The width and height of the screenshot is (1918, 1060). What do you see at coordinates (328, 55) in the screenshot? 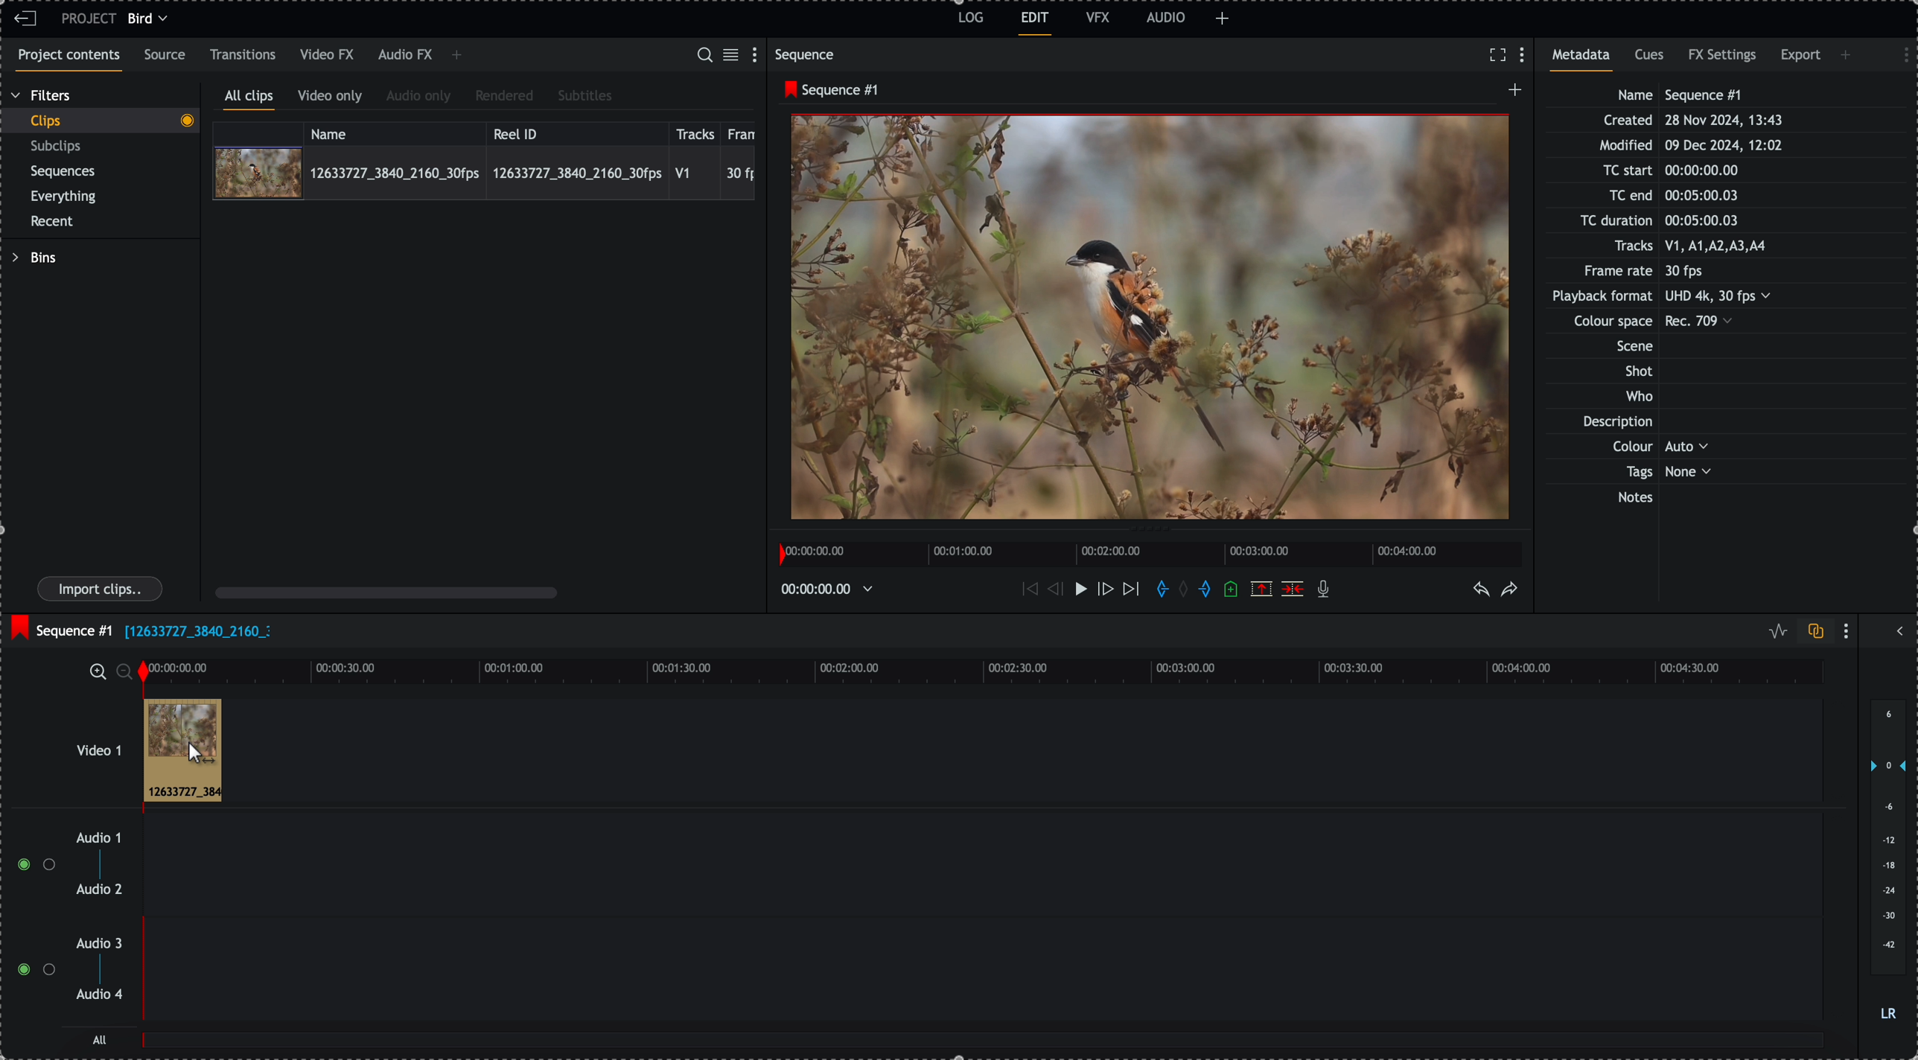
I see `video FX` at bounding box center [328, 55].